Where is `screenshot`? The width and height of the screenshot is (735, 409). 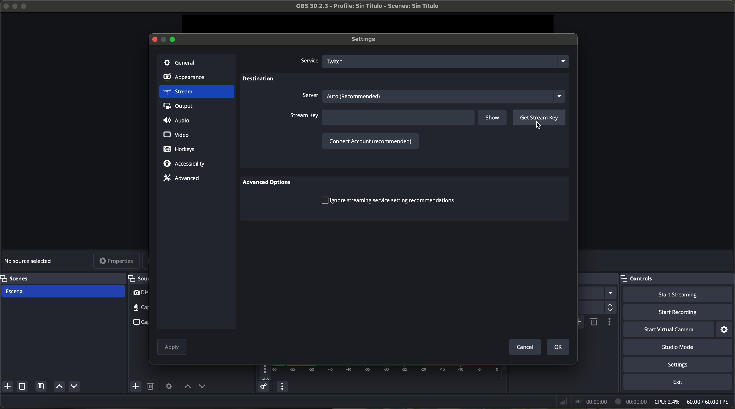 screenshot is located at coordinates (139, 322).